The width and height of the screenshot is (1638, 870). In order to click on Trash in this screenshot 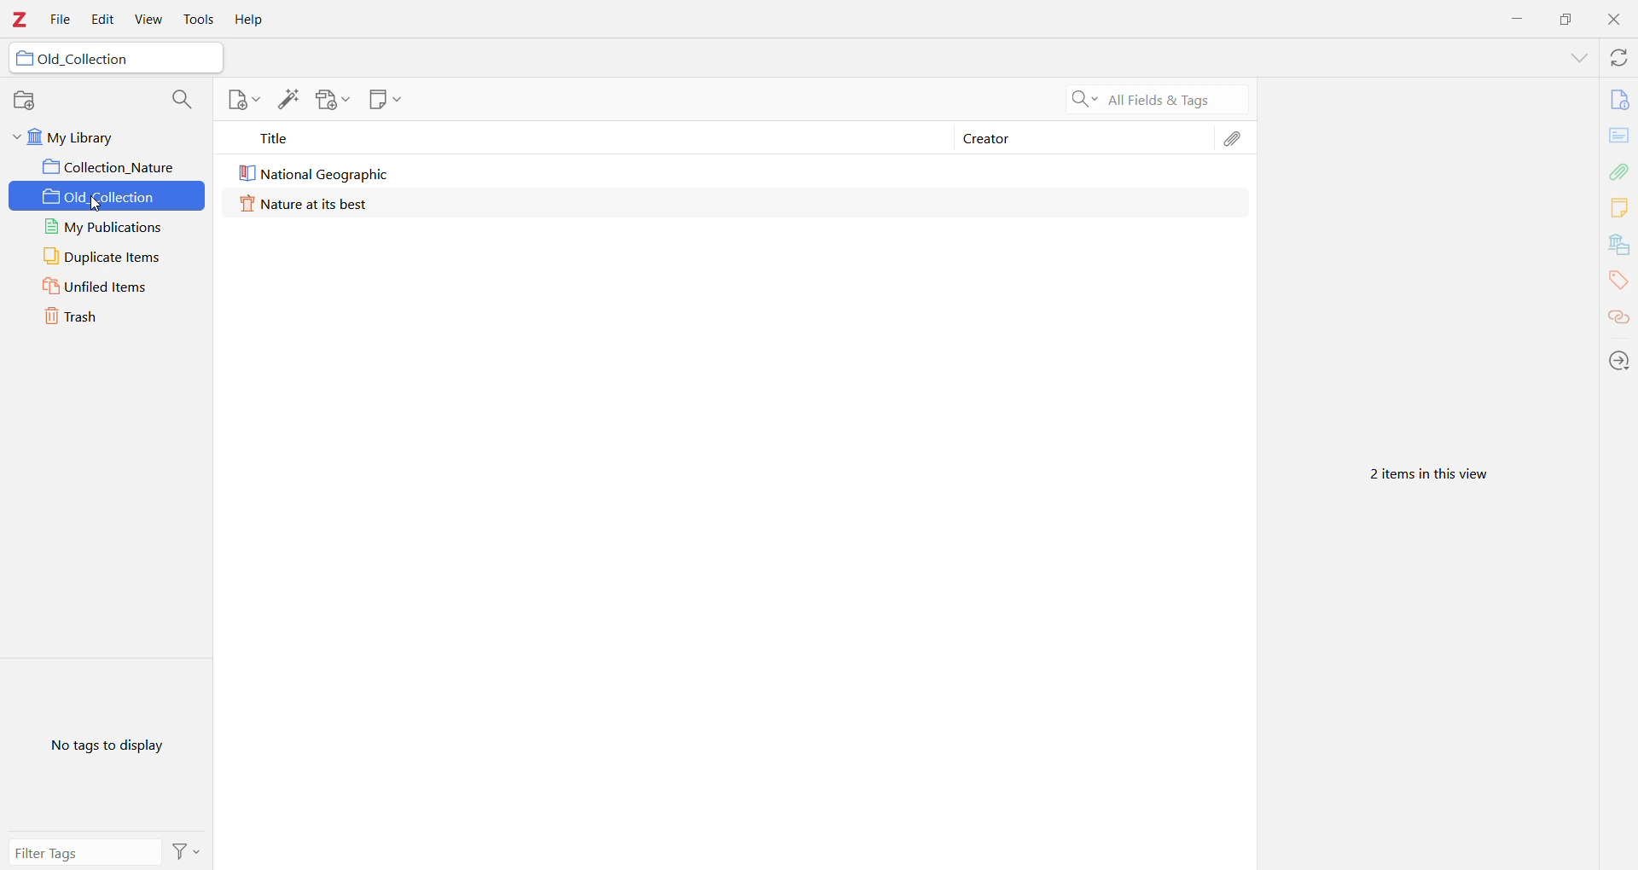, I will do `click(108, 317)`.